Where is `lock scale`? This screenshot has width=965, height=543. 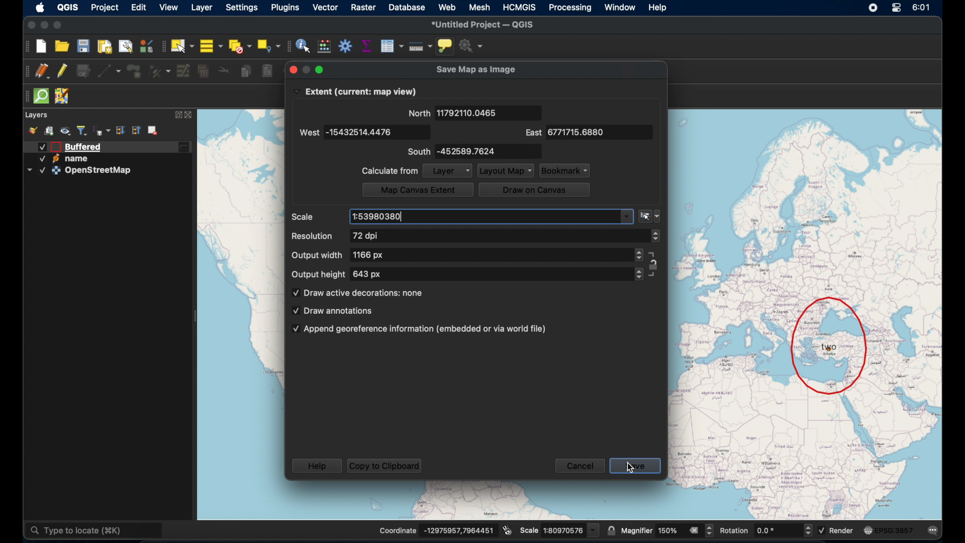 lock scale is located at coordinates (611, 528).